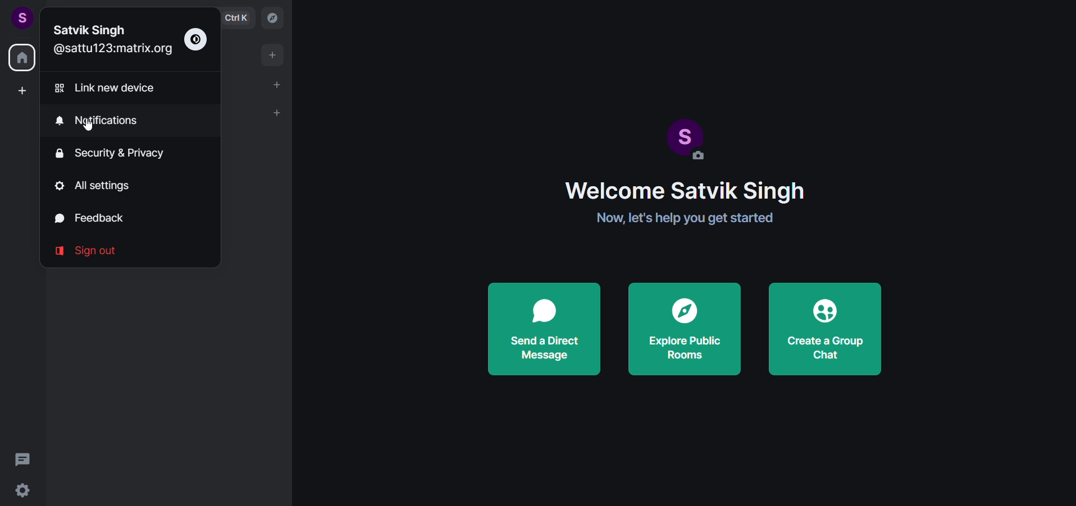 The height and width of the screenshot is (506, 1076). I want to click on Welcome Satvik Singh
Now, let's help you get started, so click(690, 203).